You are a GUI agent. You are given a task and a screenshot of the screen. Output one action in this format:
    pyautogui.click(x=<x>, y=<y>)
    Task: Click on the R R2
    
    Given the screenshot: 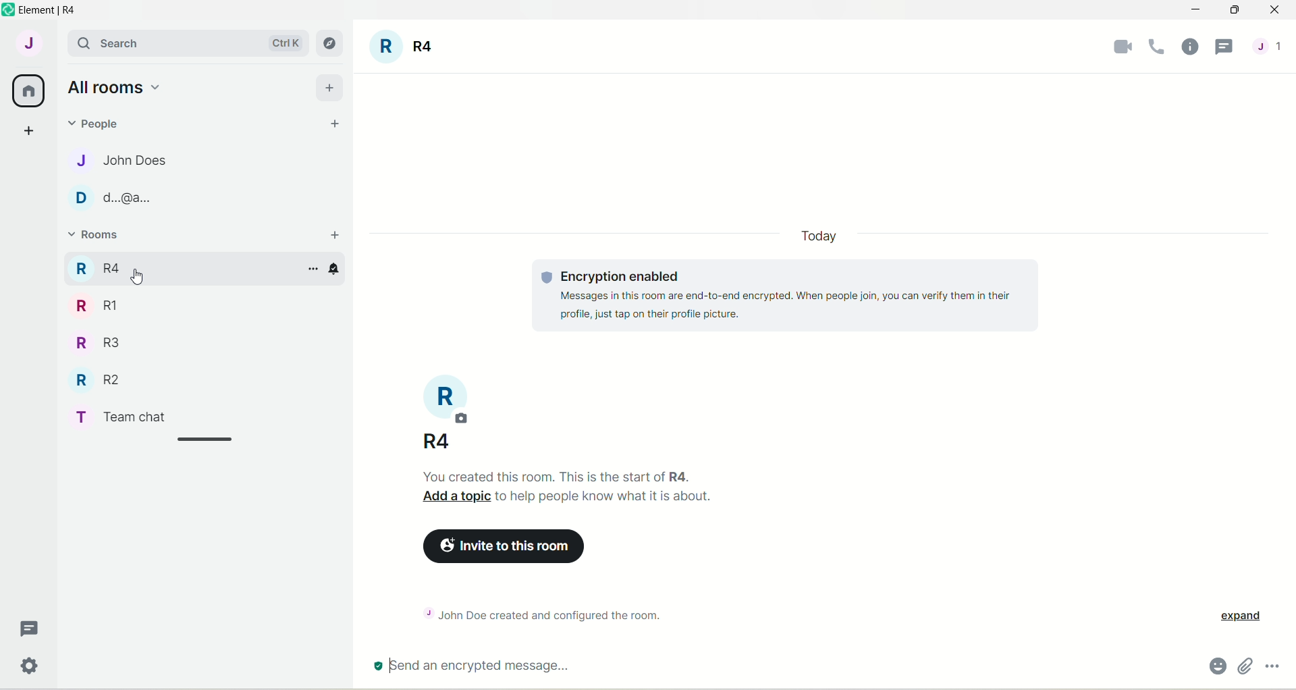 What is the action you would take?
    pyautogui.click(x=93, y=377)
    